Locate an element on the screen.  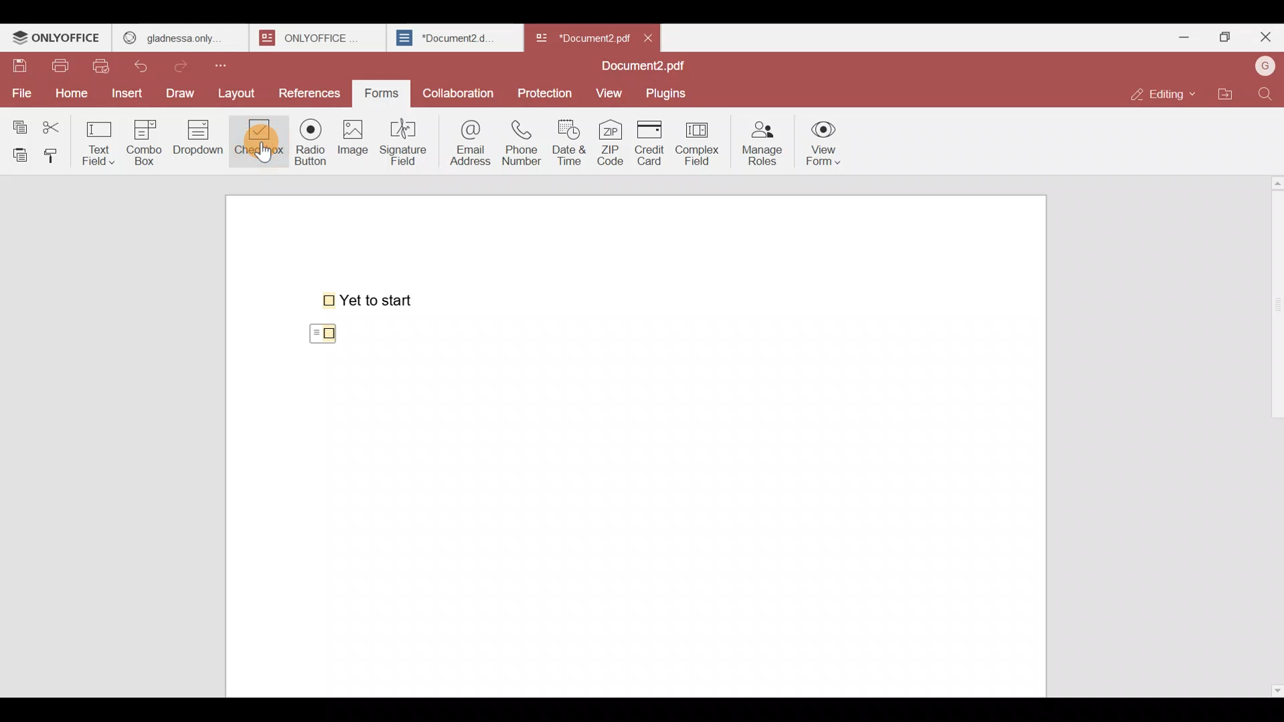
Credit card is located at coordinates (647, 144).